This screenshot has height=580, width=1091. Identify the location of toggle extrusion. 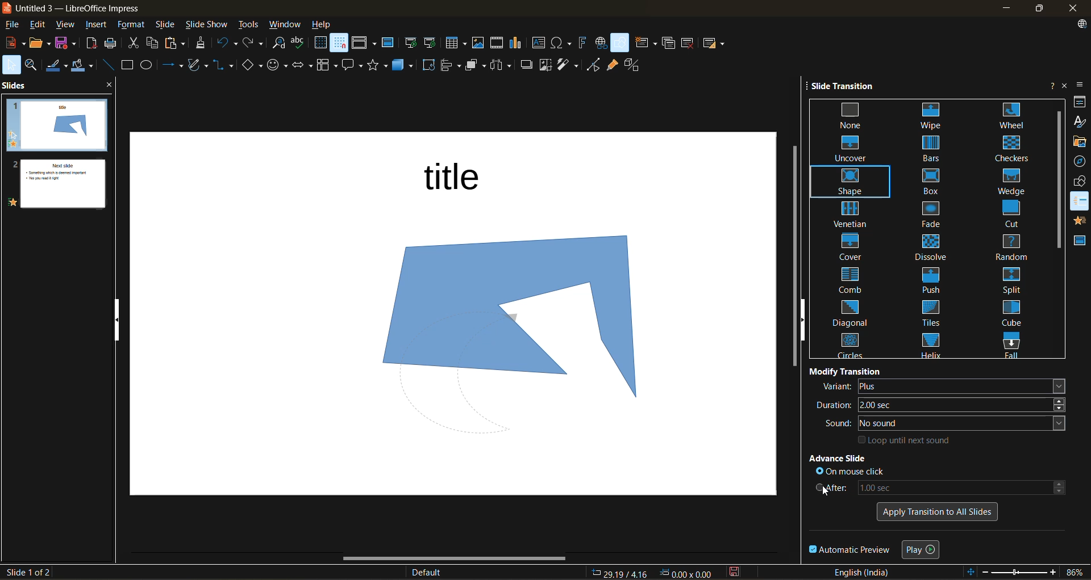
(636, 65).